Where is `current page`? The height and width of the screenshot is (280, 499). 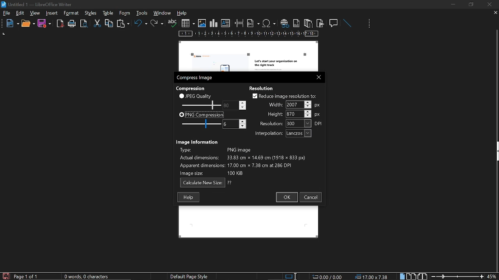
current page is located at coordinates (26, 276).